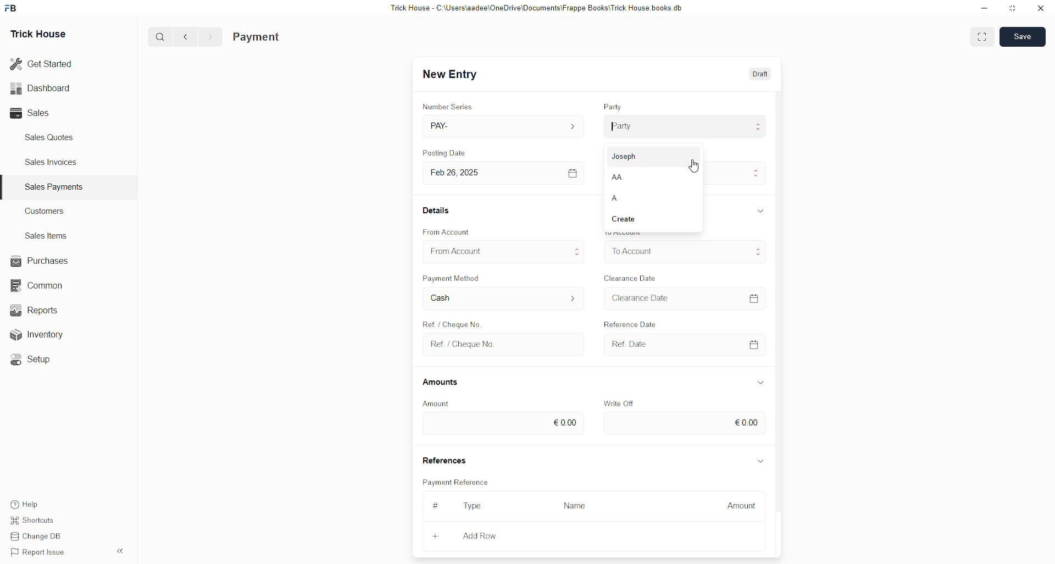  What do you see at coordinates (630, 323) in the screenshot?
I see `Reference Date` at bounding box center [630, 323].